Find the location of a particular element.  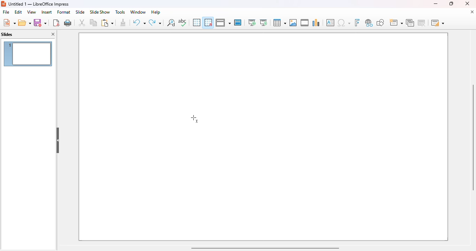

insert text box is located at coordinates (330, 23).